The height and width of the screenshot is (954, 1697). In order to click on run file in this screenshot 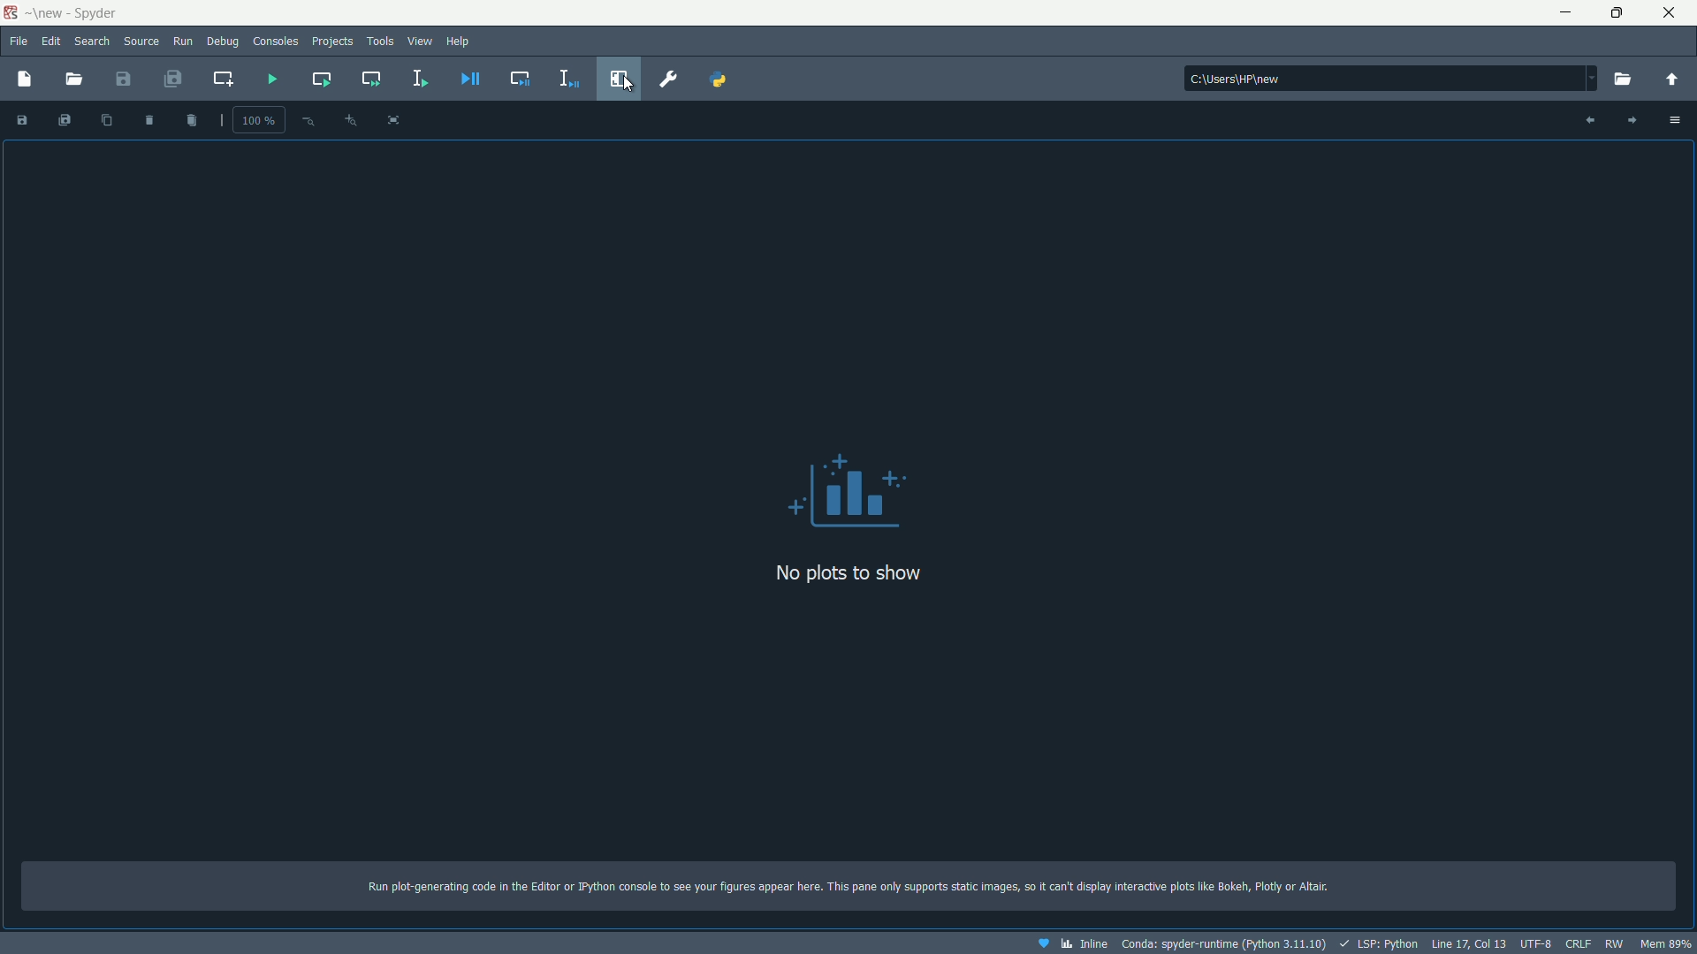, I will do `click(272, 80)`.